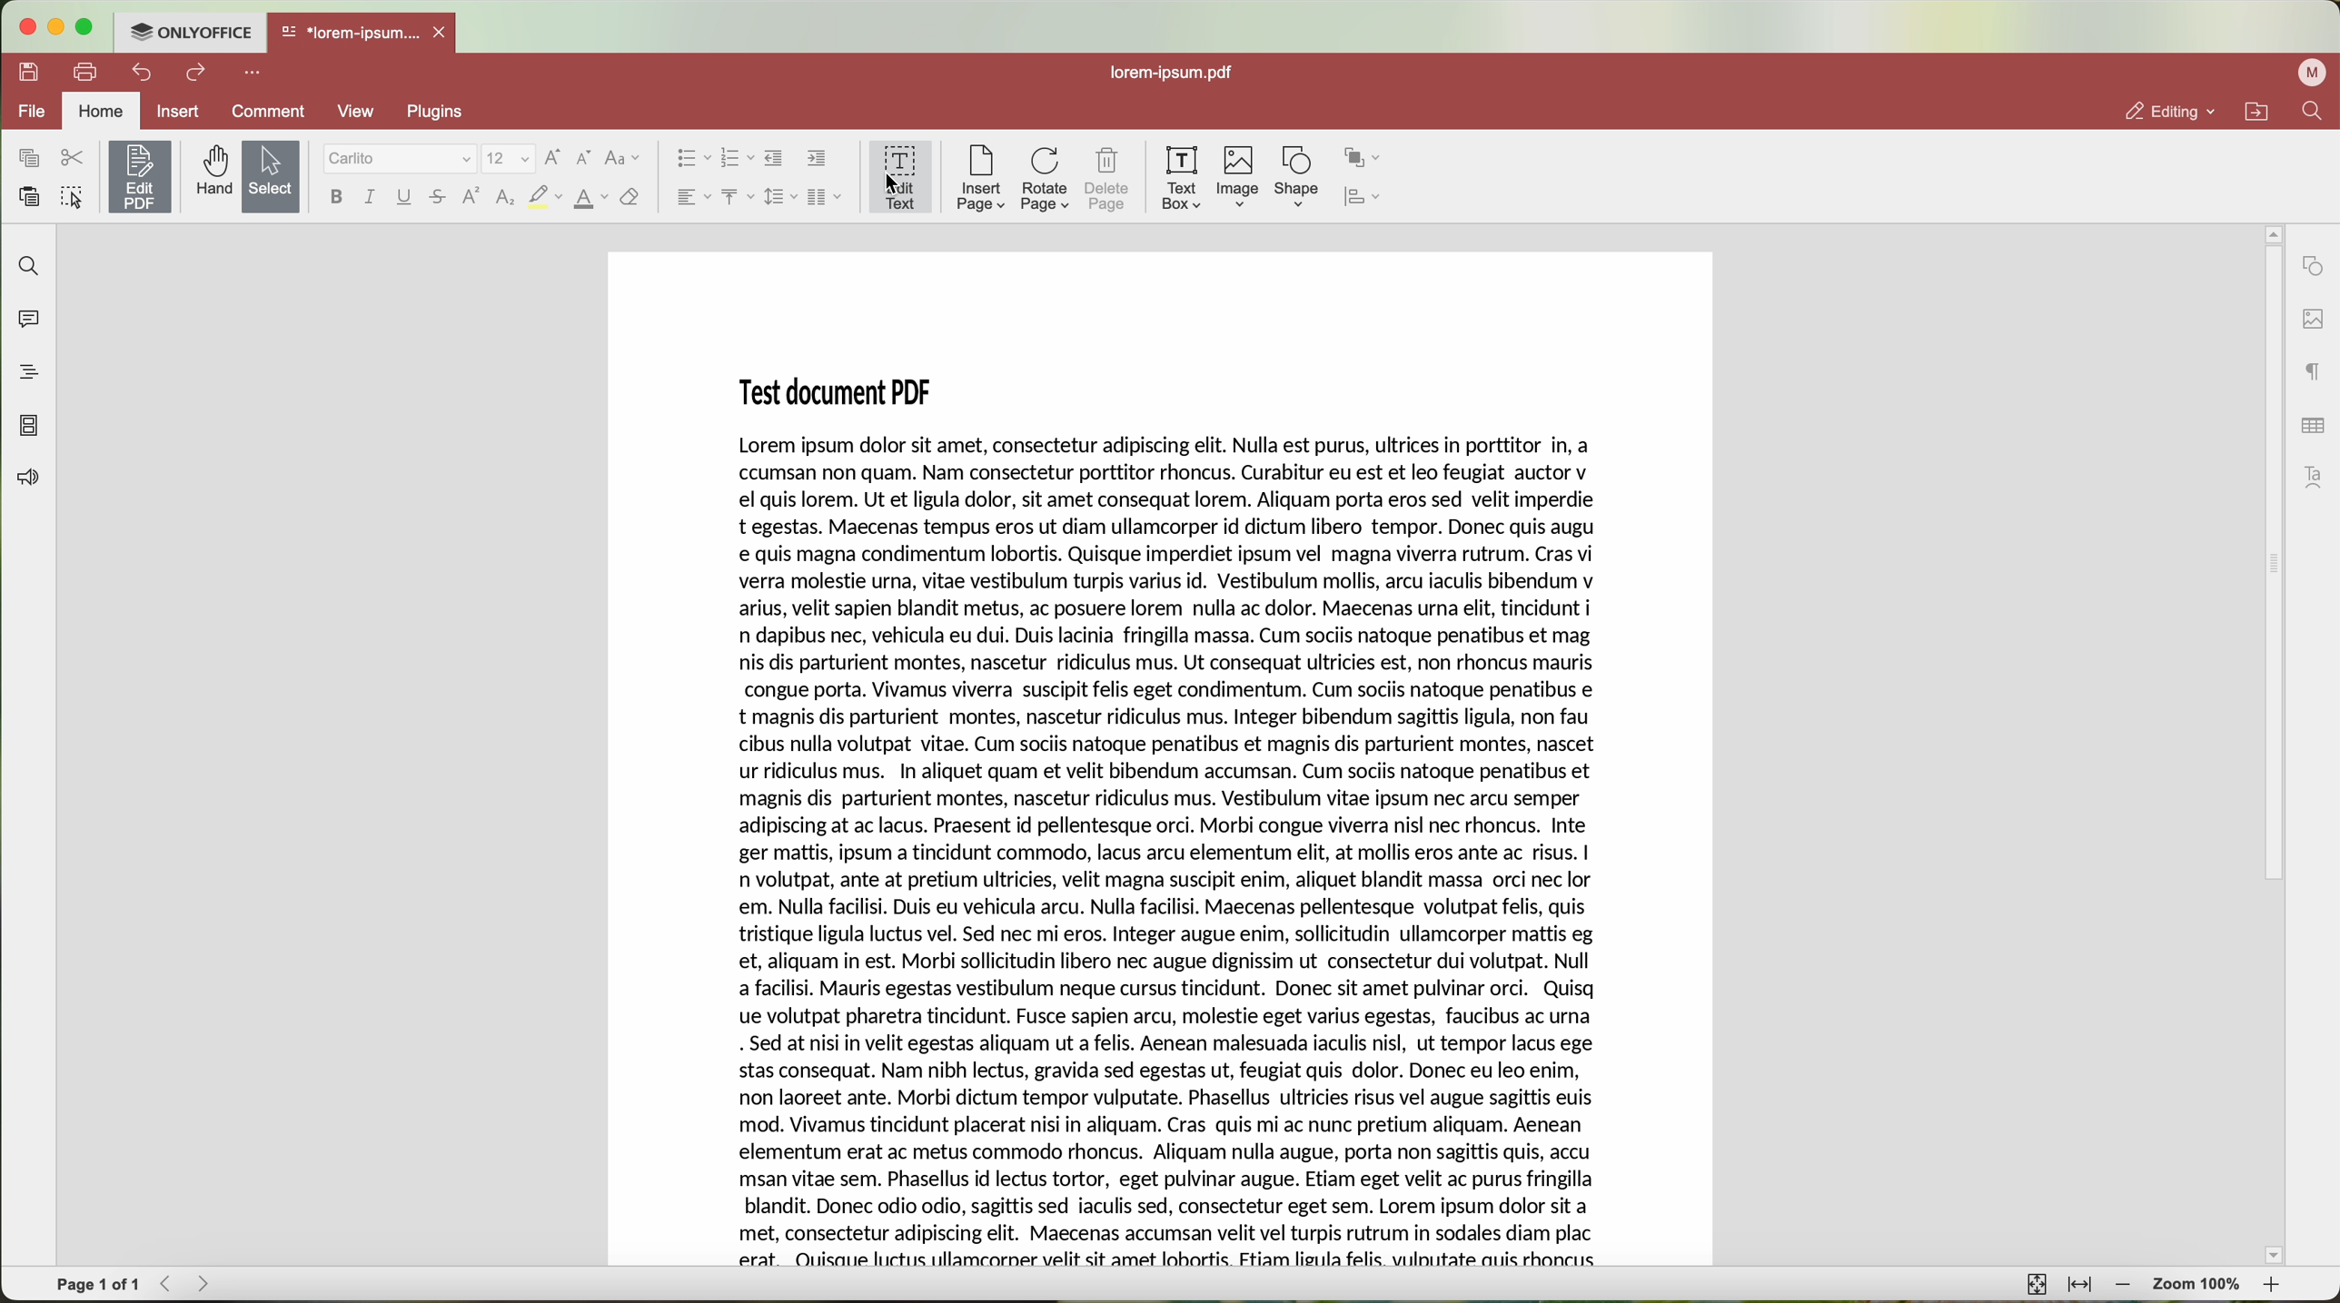  What do you see at coordinates (29, 110) in the screenshot?
I see `file` at bounding box center [29, 110].